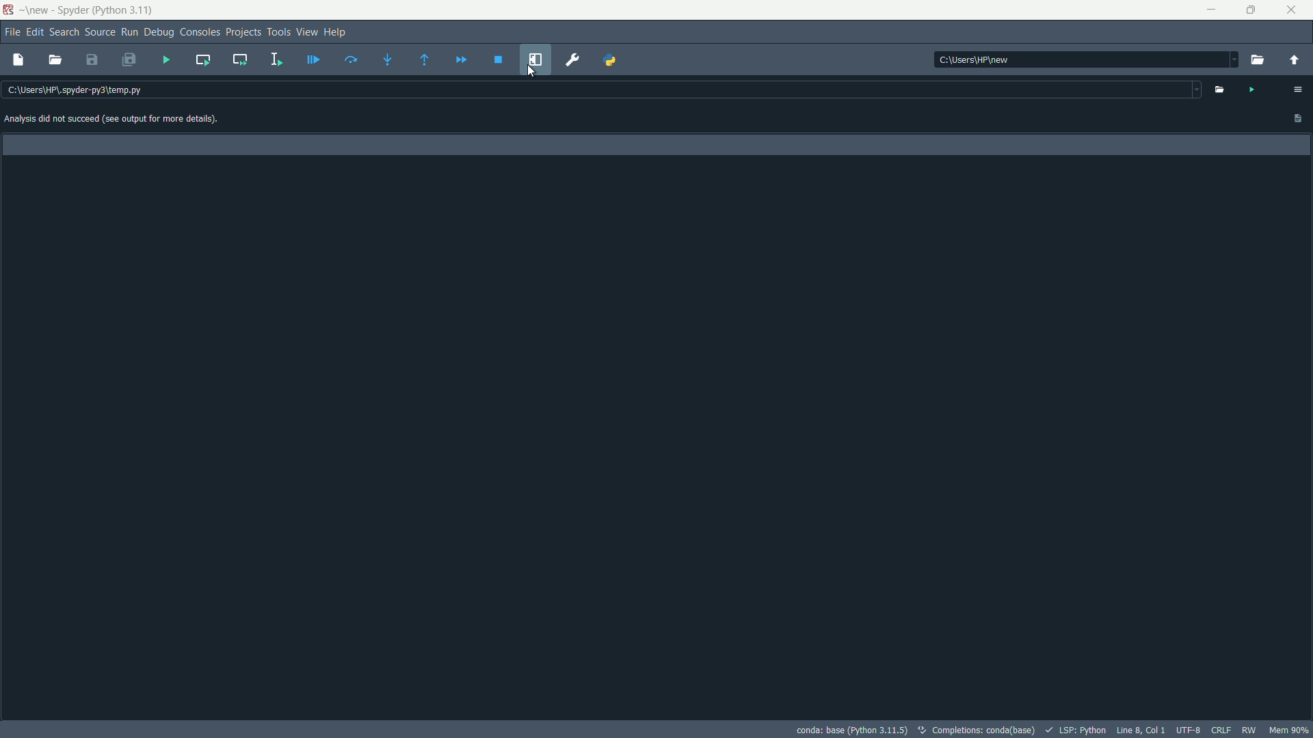  What do you see at coordinates (198, 31) in the screenshot?
I see `consoles menu` at bounding box center [198, 31].